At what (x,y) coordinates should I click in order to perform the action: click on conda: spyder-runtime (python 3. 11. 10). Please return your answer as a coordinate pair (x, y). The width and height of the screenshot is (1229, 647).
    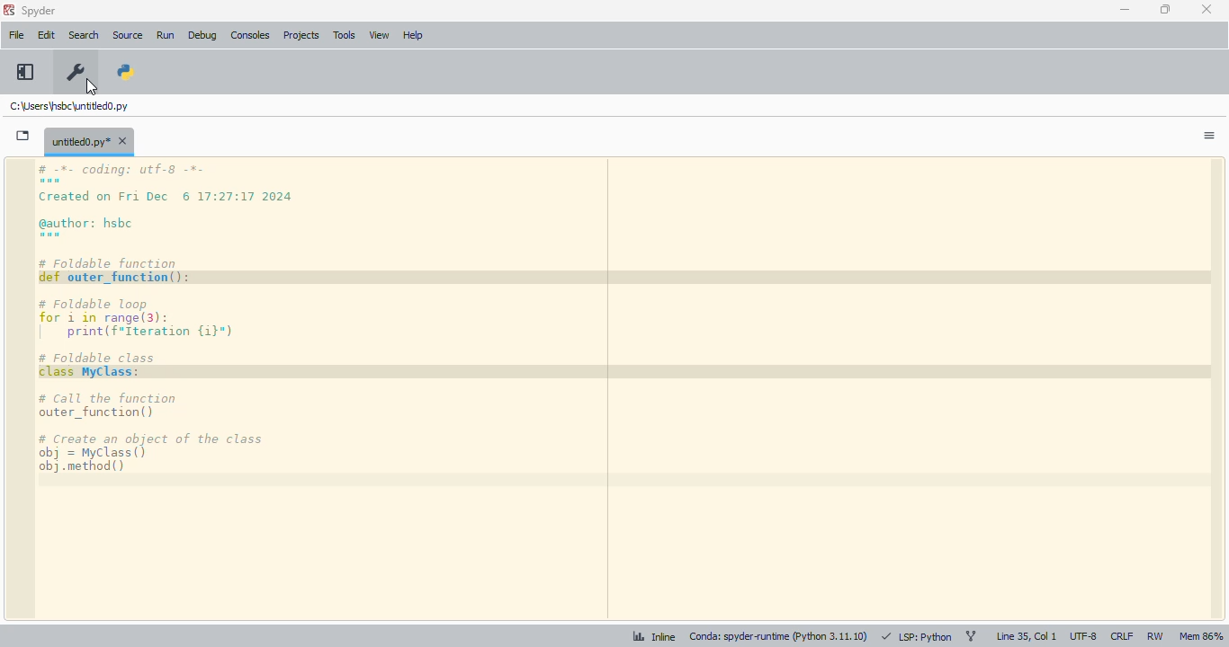
    Looking at the image, I should click on (778, 635).